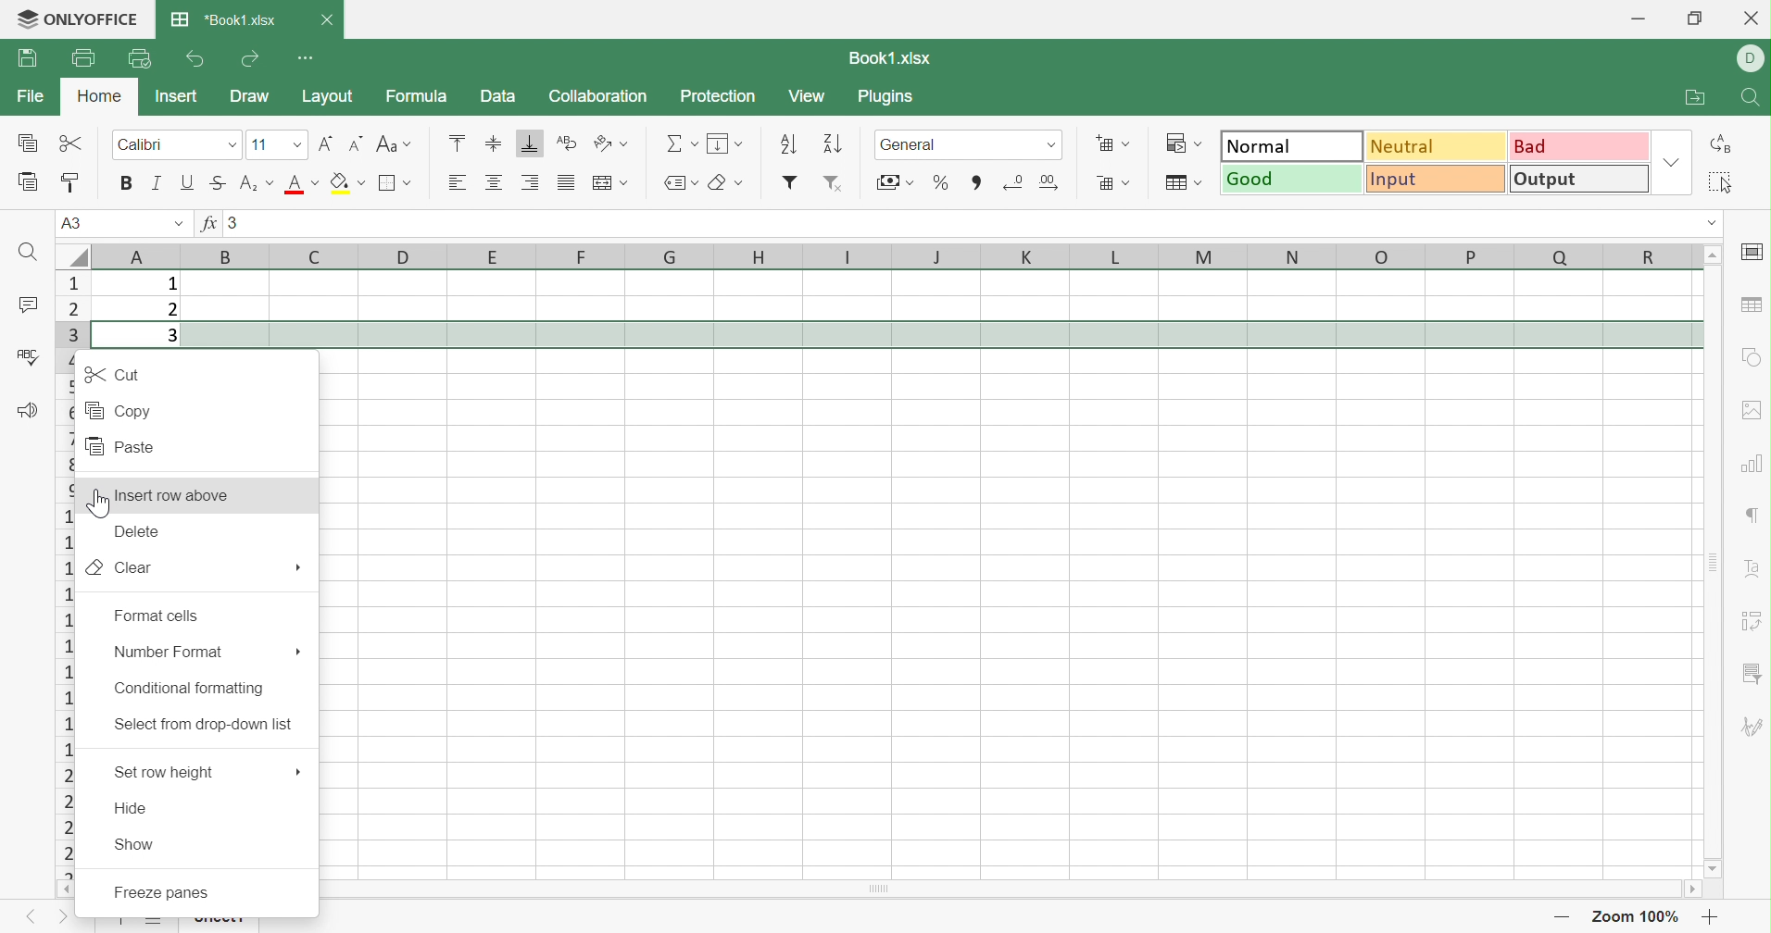  I want to click on Home, so click(97, 94).